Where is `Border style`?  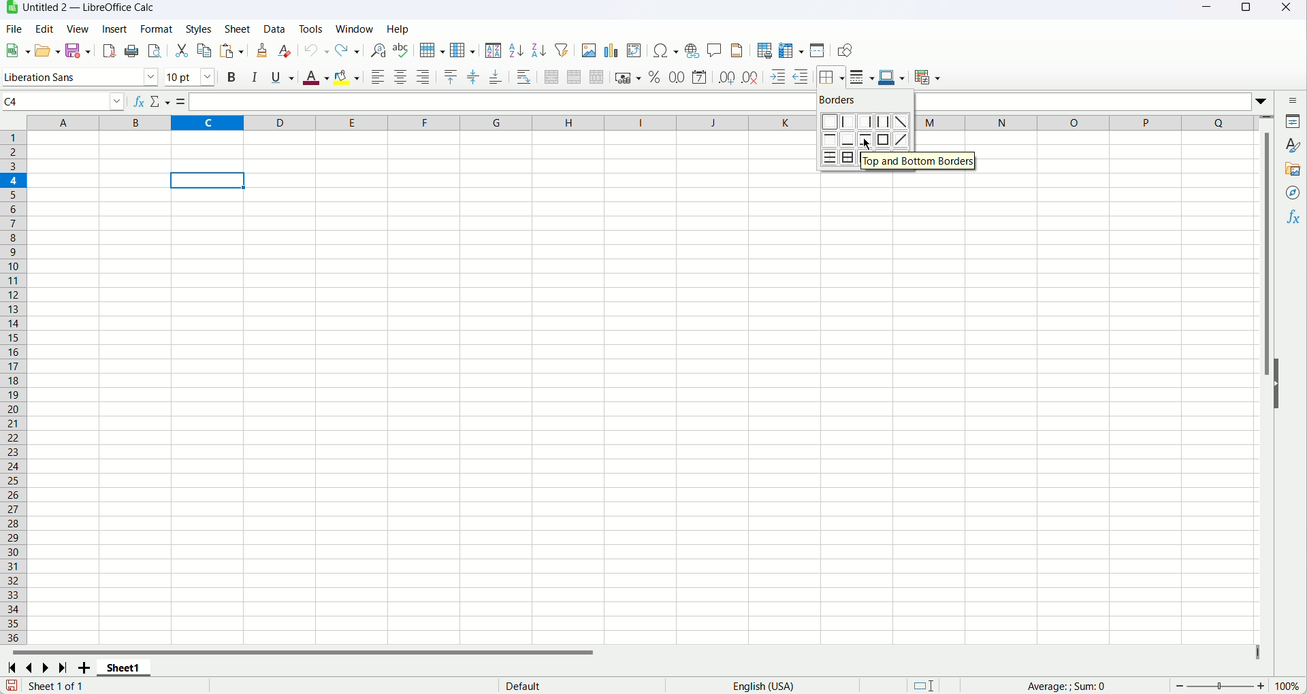
Border style is located at coordinates (861, 77).